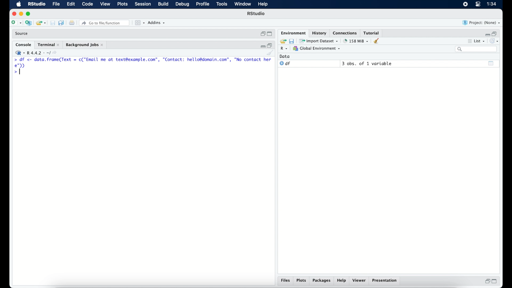 Image resolution: width=512 pixels, height=288 pixels. What do you see at coordinates (373, 32) in the screenshot?
I see `tutorial` at bounding box center [373, 32].